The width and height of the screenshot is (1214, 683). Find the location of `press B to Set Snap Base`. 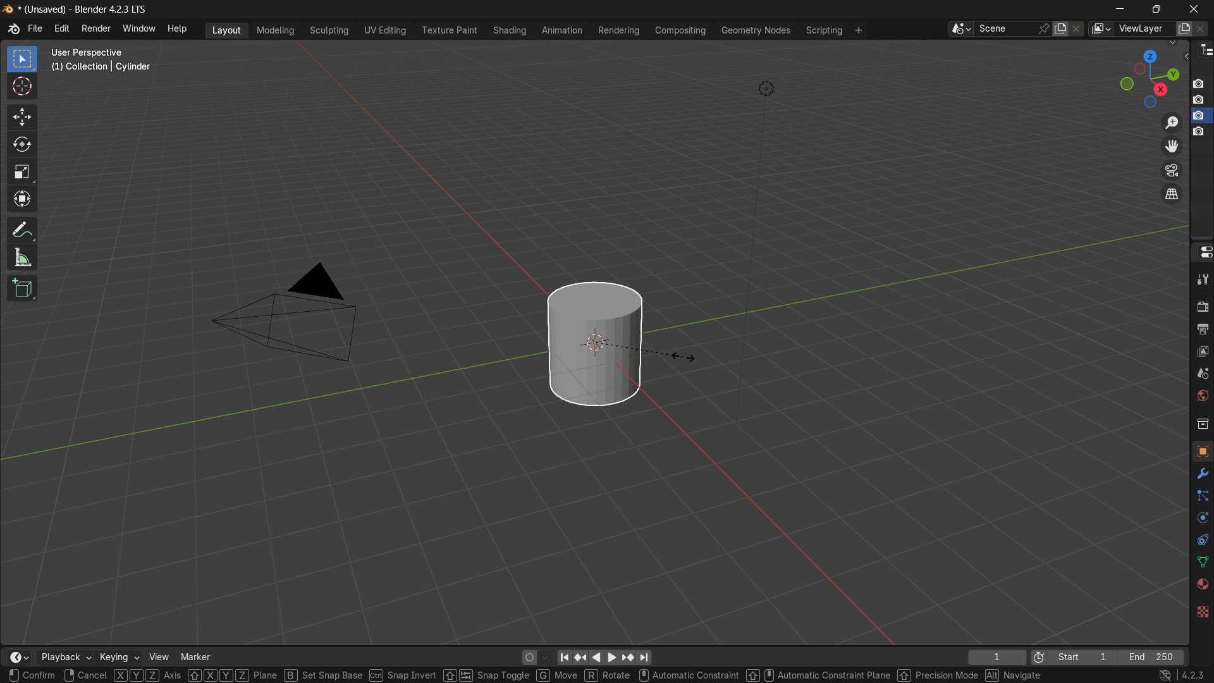

press B to Set Snap Base is located at coordinates (324, 675).